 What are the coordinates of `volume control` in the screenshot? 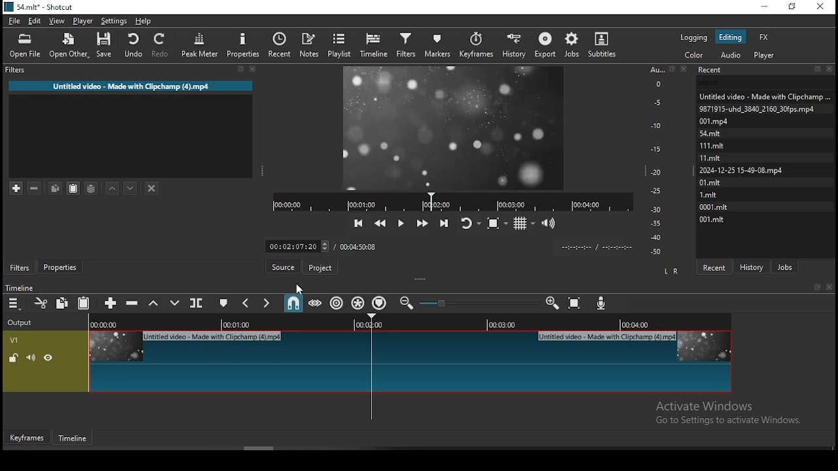 It's located at (549, 224).